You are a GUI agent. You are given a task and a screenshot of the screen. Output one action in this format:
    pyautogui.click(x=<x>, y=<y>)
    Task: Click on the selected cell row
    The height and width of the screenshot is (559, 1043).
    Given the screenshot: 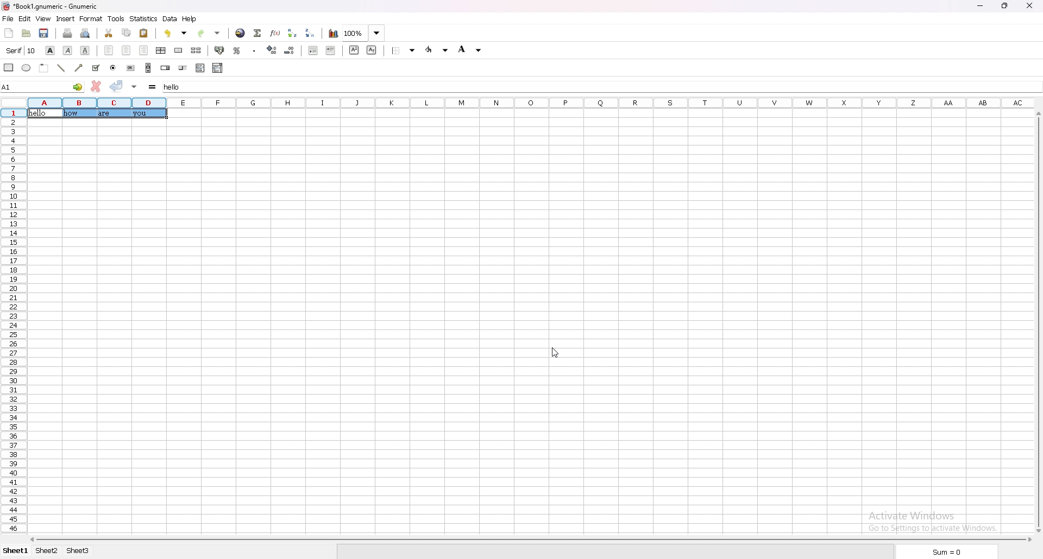 What is the action you would take?
    pyautogui.click(x=13, y=113)
    